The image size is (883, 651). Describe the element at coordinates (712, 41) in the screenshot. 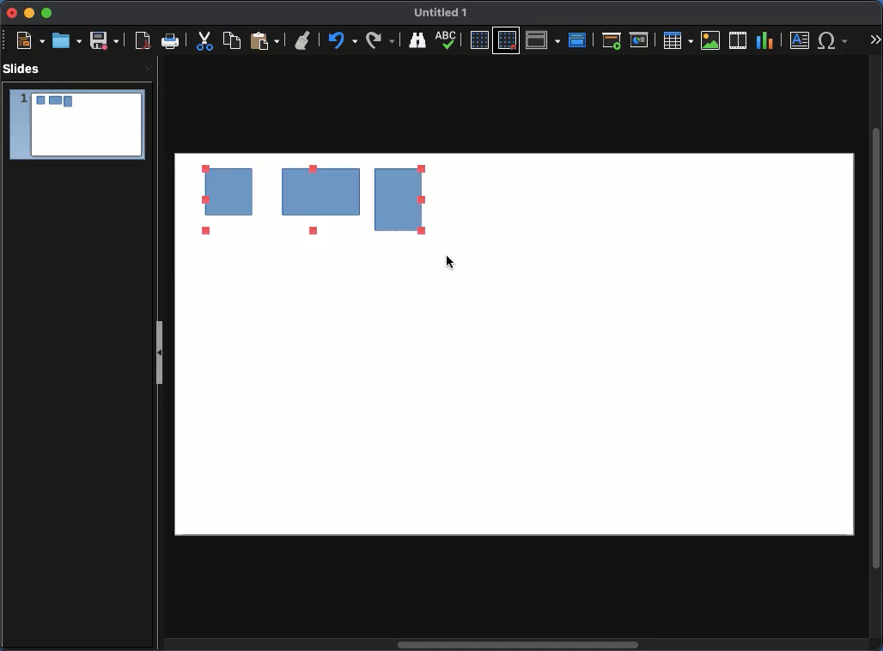

I see `Image` at that location.